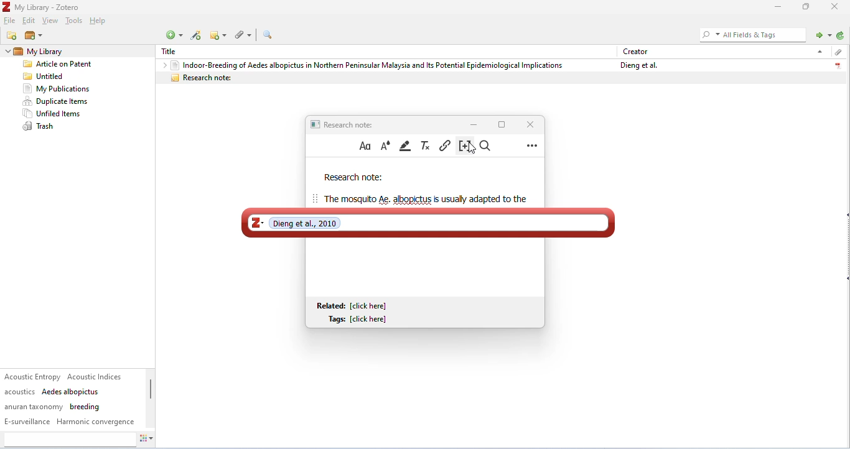 The width and height of the screenshot is (850, 449). Describe the element at coordinates (197, 35) in the screenshot. I see `add item` at that location.